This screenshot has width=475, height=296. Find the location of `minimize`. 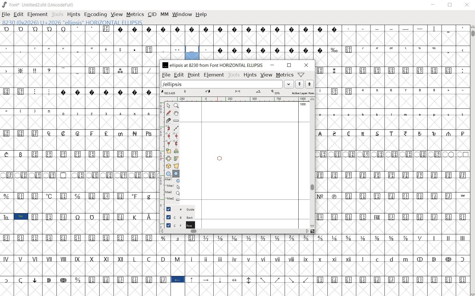

minimize is located at coordinates (272, 65).